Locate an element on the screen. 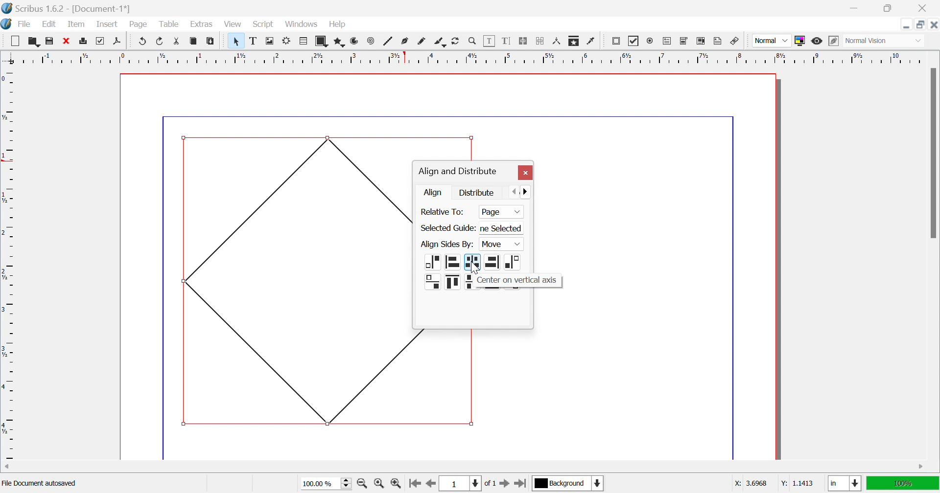  Align and distribute is located at coordinates (457, 172).